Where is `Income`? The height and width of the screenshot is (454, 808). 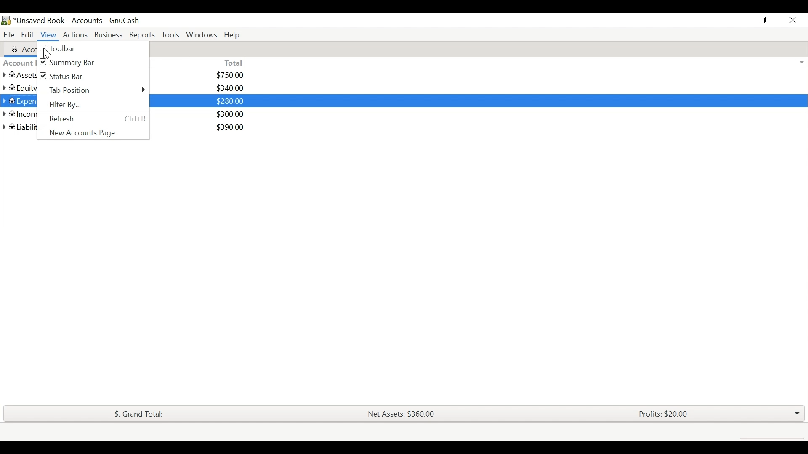 Income is located at coordinates (19, 114).